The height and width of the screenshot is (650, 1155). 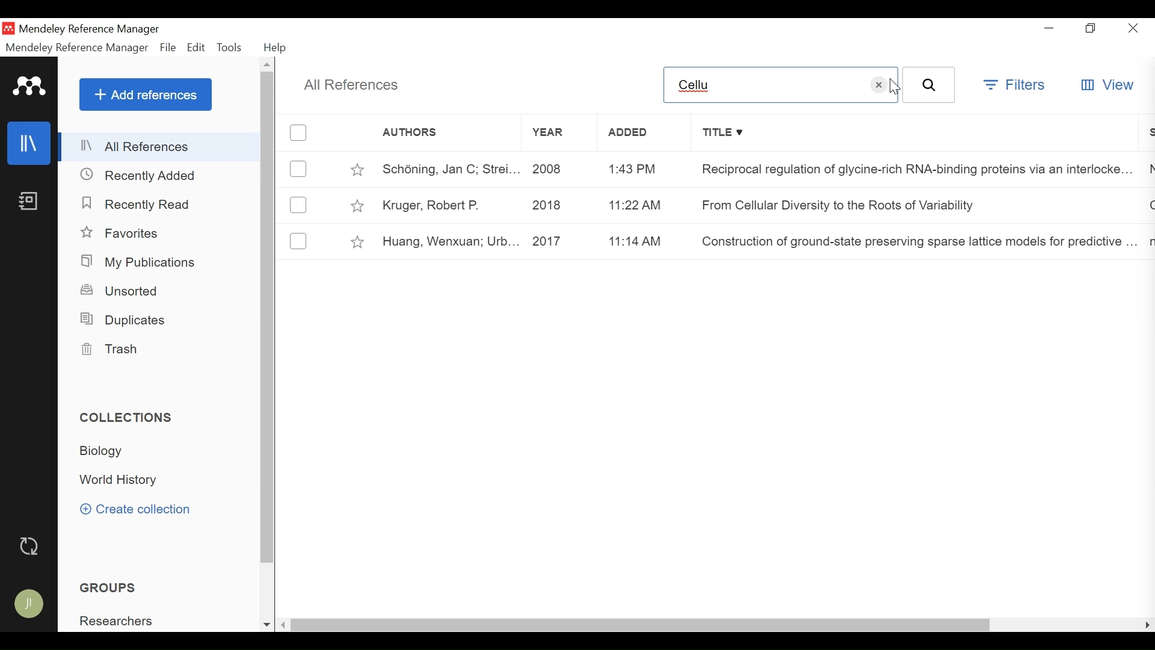 I want to click on Year, so click(x=559, y=132).